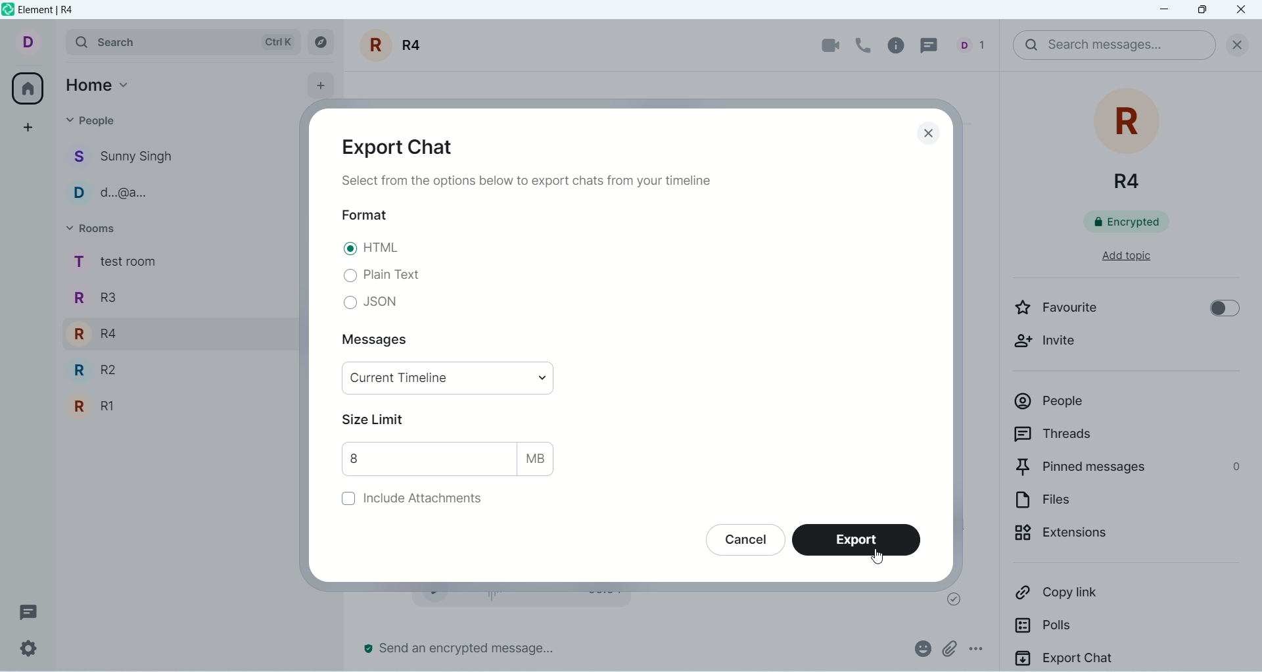 This screenshot has height=672, width=1262. What do you see at coordinates (874, 556) in the screenshot?
I see `pointer cursor` at bounding box center [874, 556].